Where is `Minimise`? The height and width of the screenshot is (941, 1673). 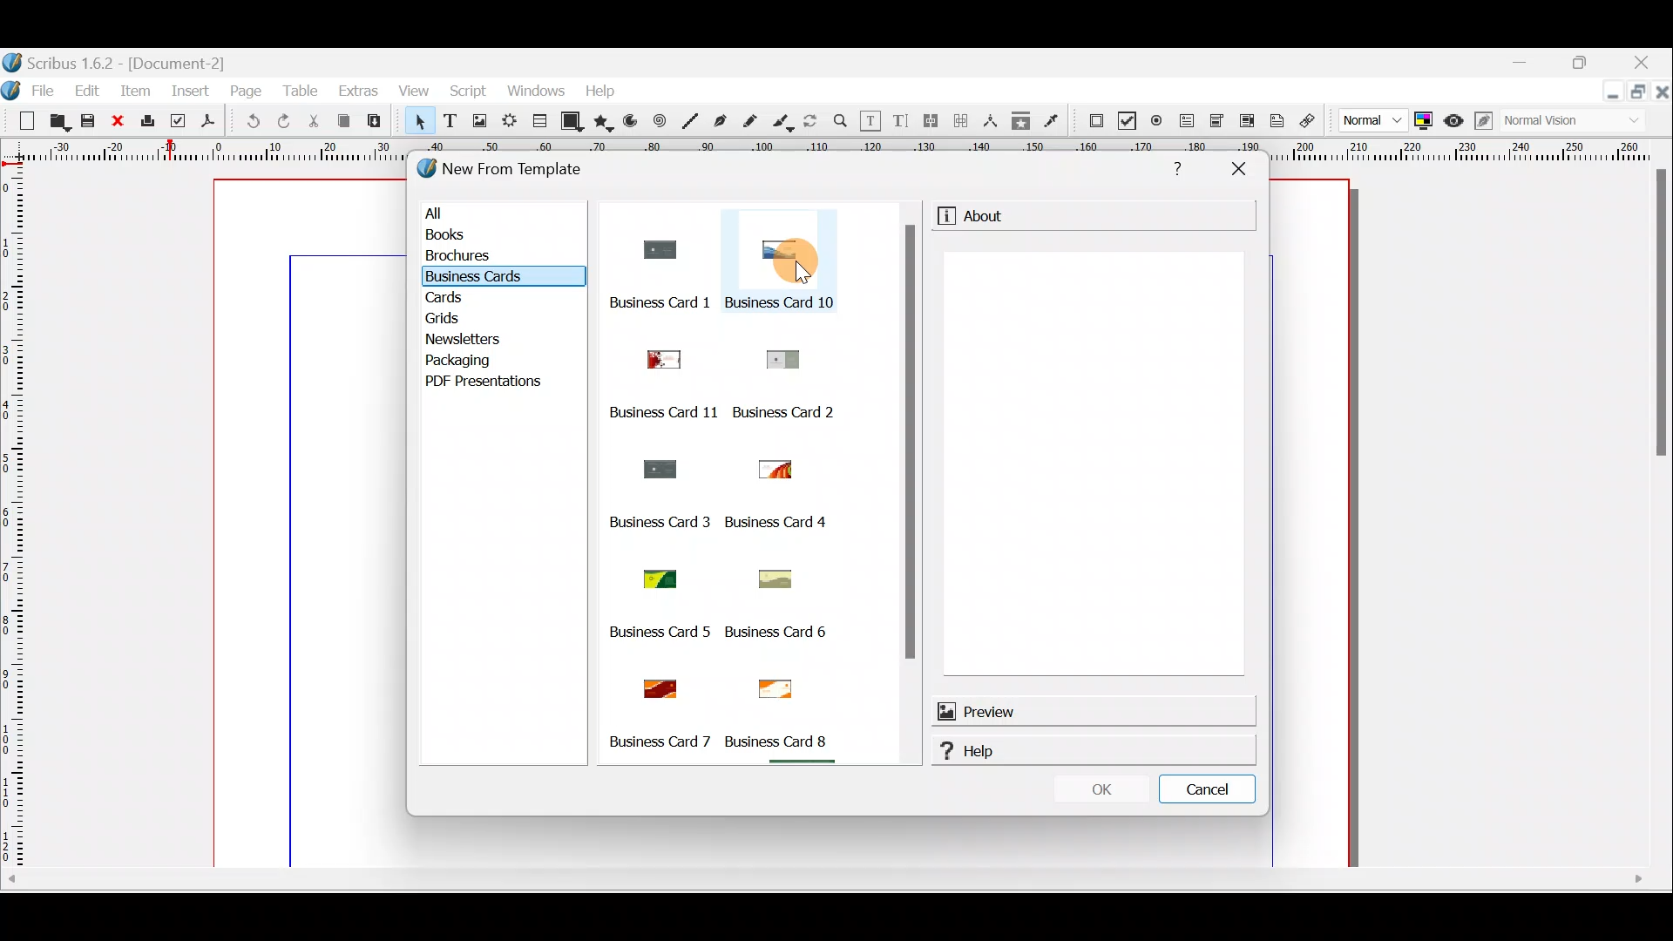
Minimise is located at coordinates (1608, 98).